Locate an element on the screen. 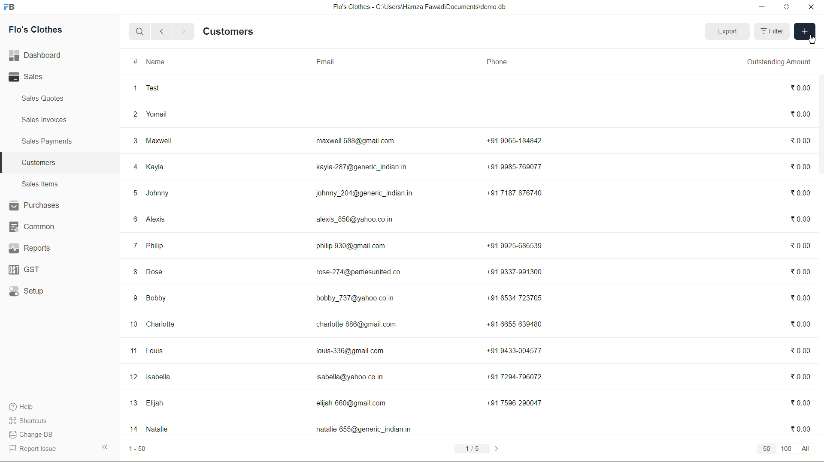  +91 8534-723705 is located at coordinates (514, 298).